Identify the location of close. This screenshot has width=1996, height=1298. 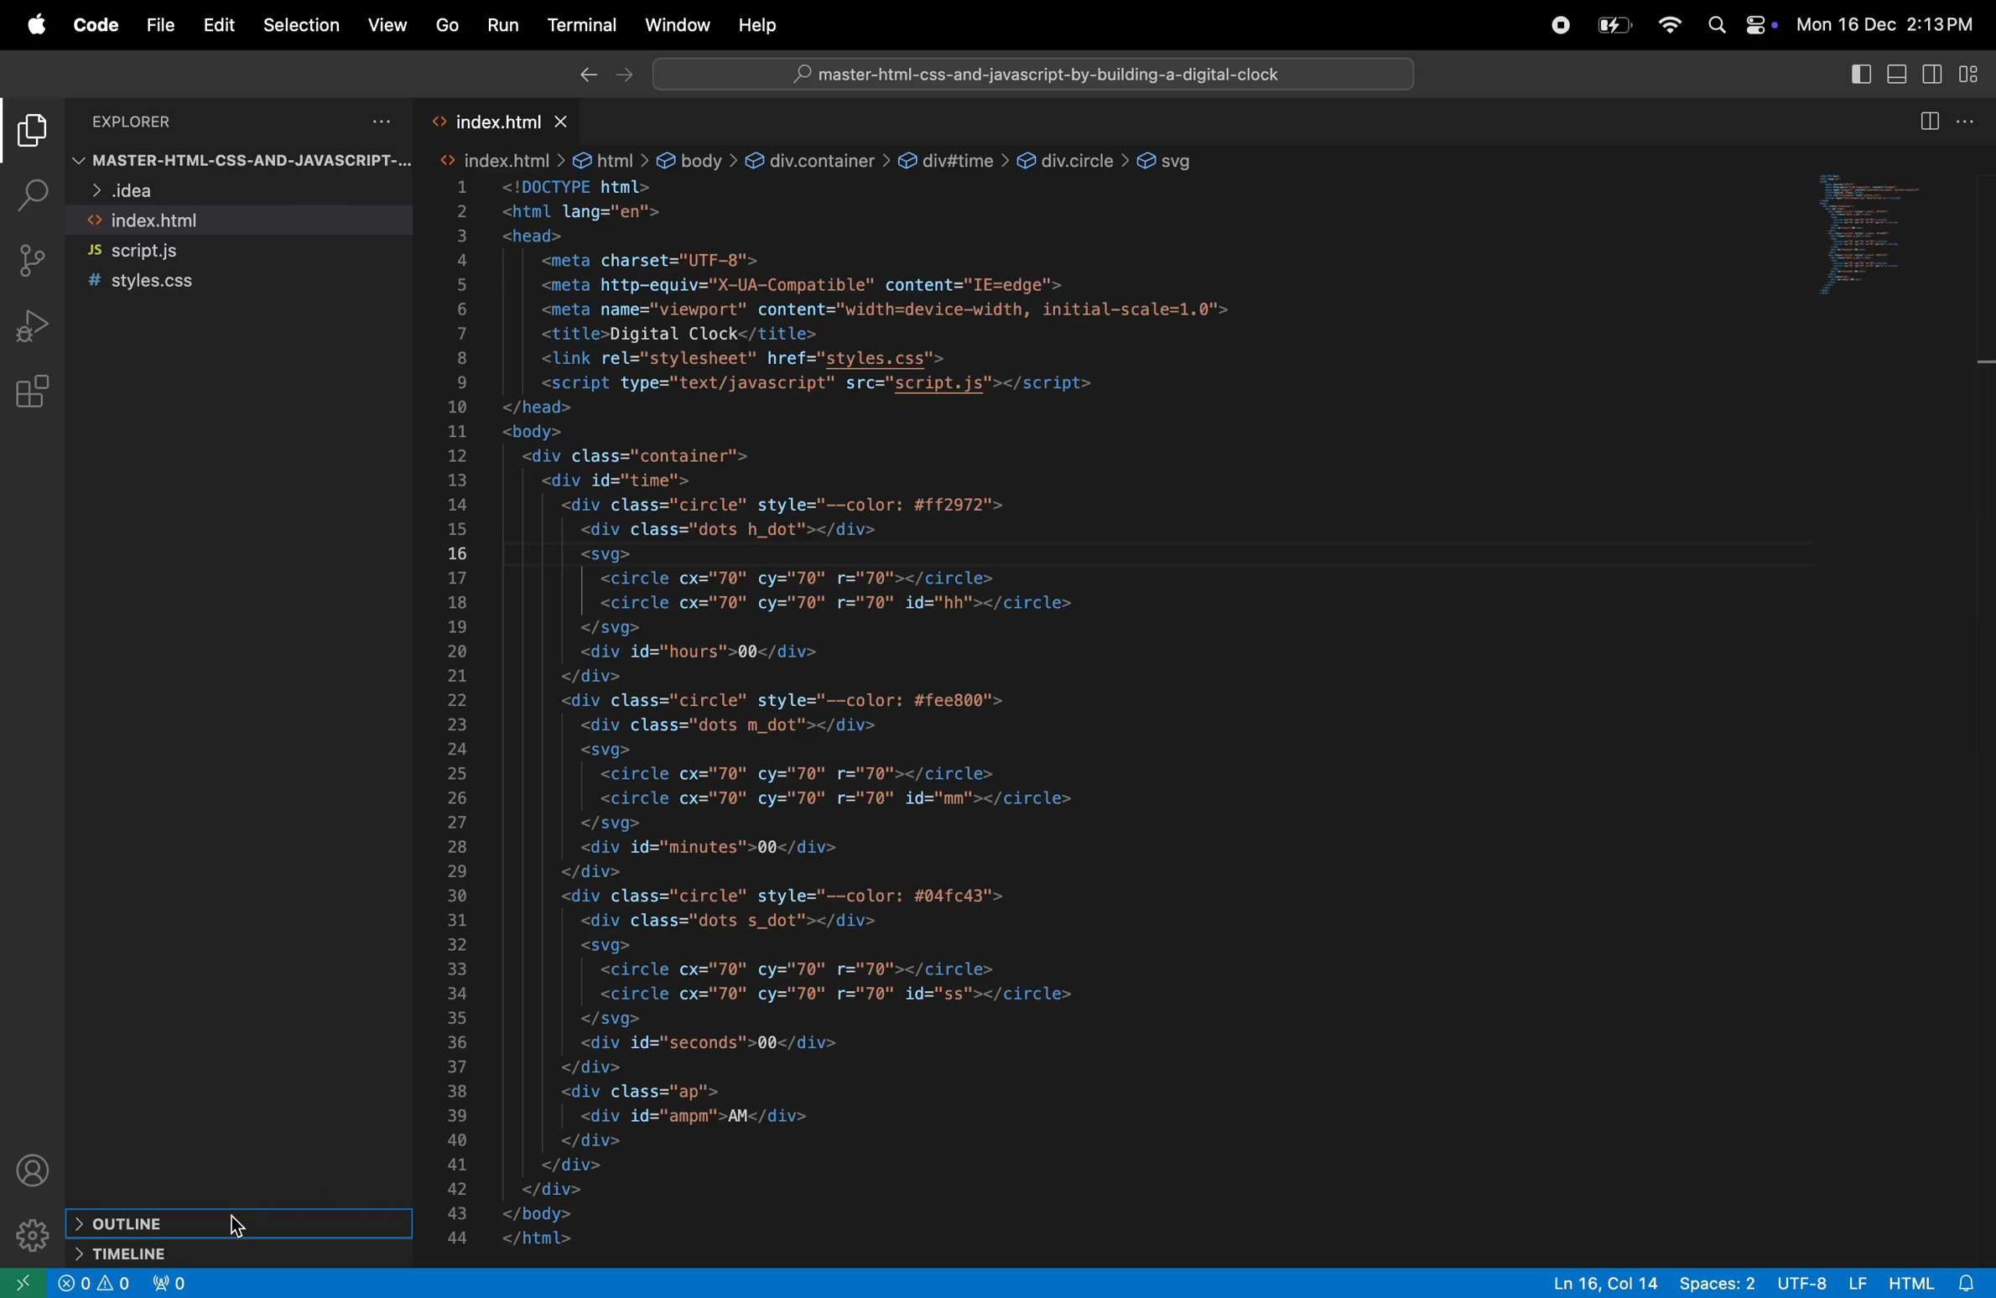
(564, 122).